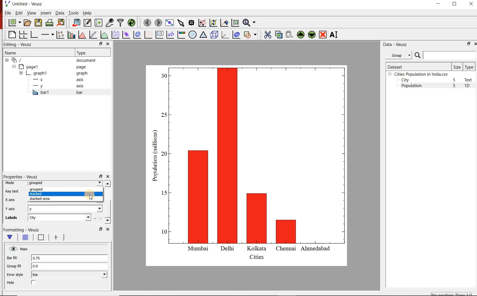 The height and width of the screenshot is (296, 477). What do you see at coordinates (49, 23) in the screenshot?
I see `print the document` at bounding box center [49, 23].